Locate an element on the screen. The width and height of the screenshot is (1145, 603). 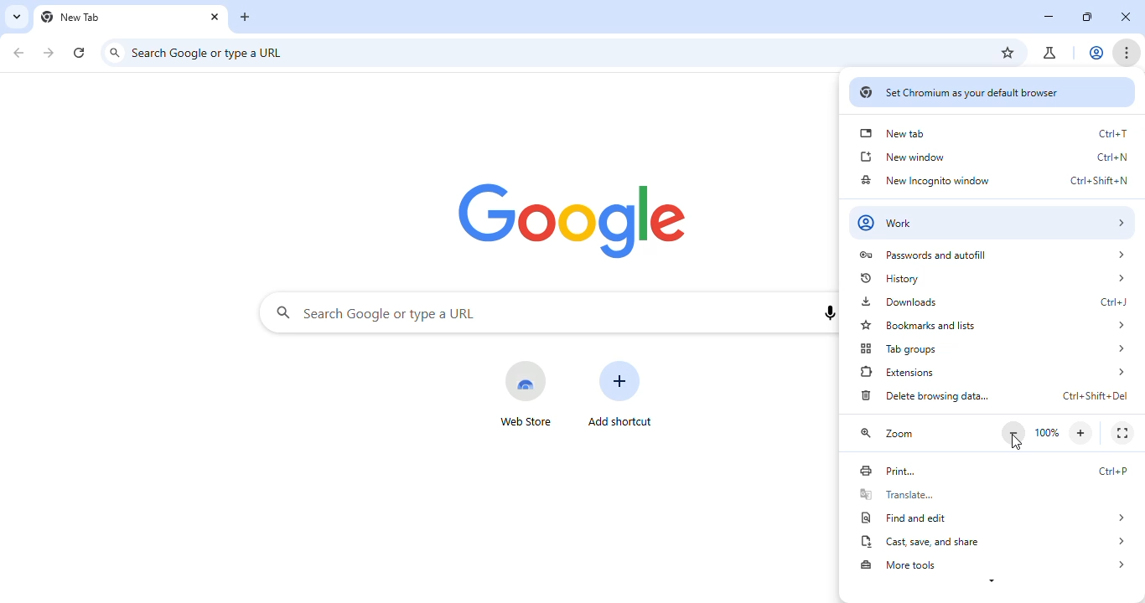
fullscreen is located at coordinates (1121, 433).